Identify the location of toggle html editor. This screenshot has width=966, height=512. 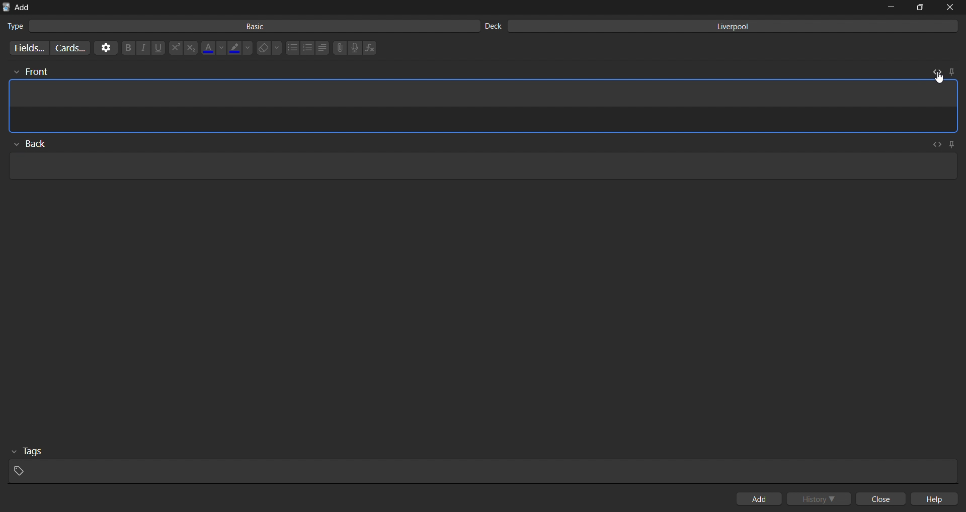
(938, 144).